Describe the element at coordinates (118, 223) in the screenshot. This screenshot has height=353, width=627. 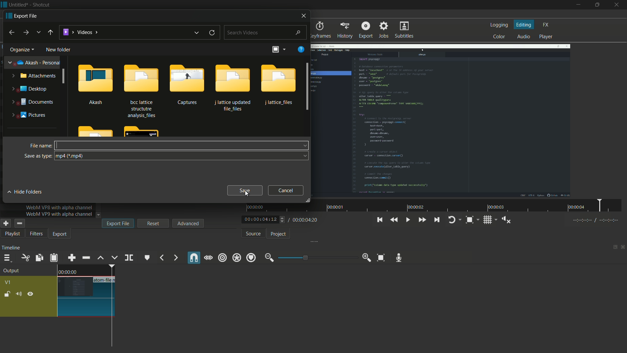
I see `export file` at that location.